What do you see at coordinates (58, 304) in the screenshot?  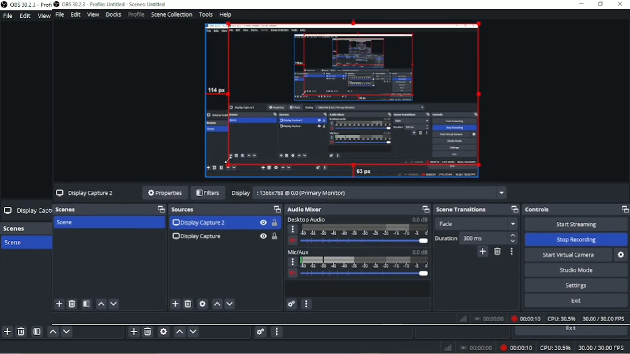 I see `add` at bounding box center [58, 304].